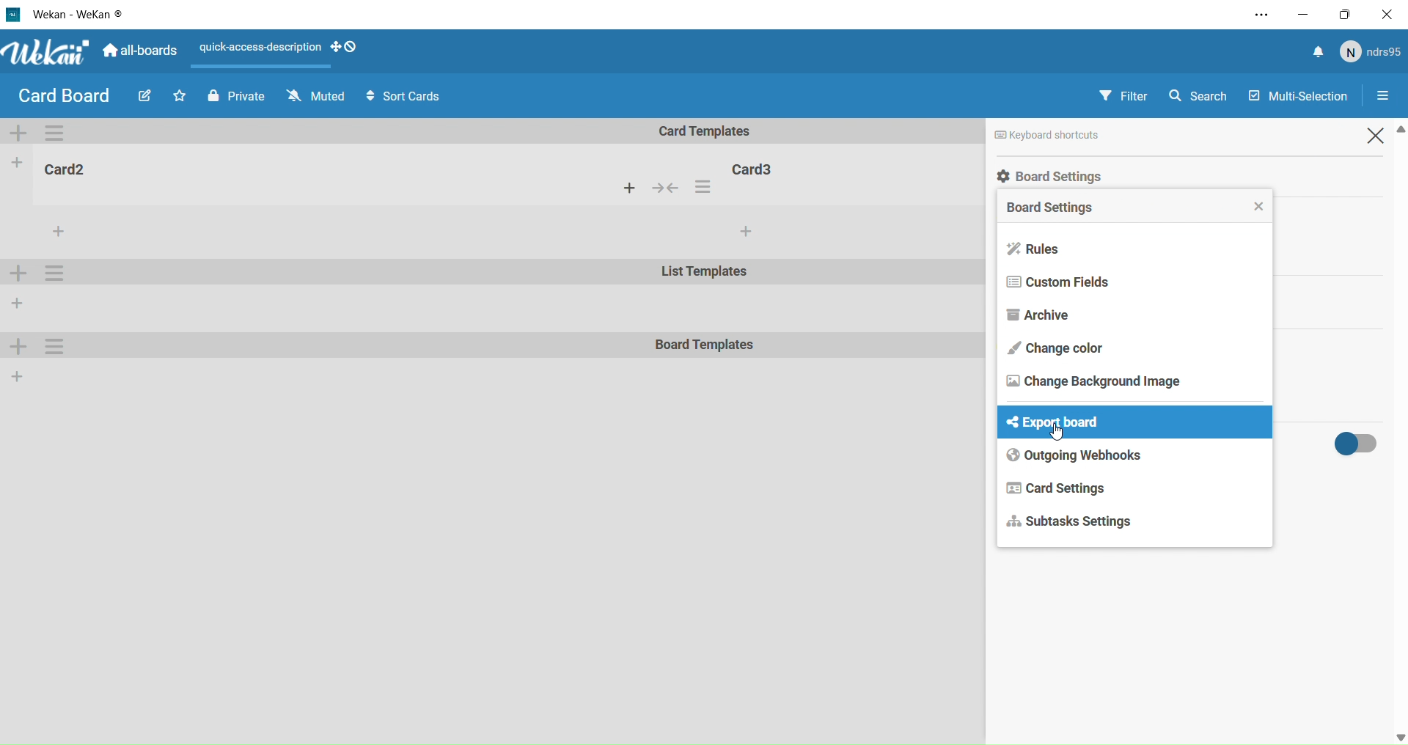 Image resolution: width=1408 pixels, height=745 pixels. I want to click on add, so click(745, 232).